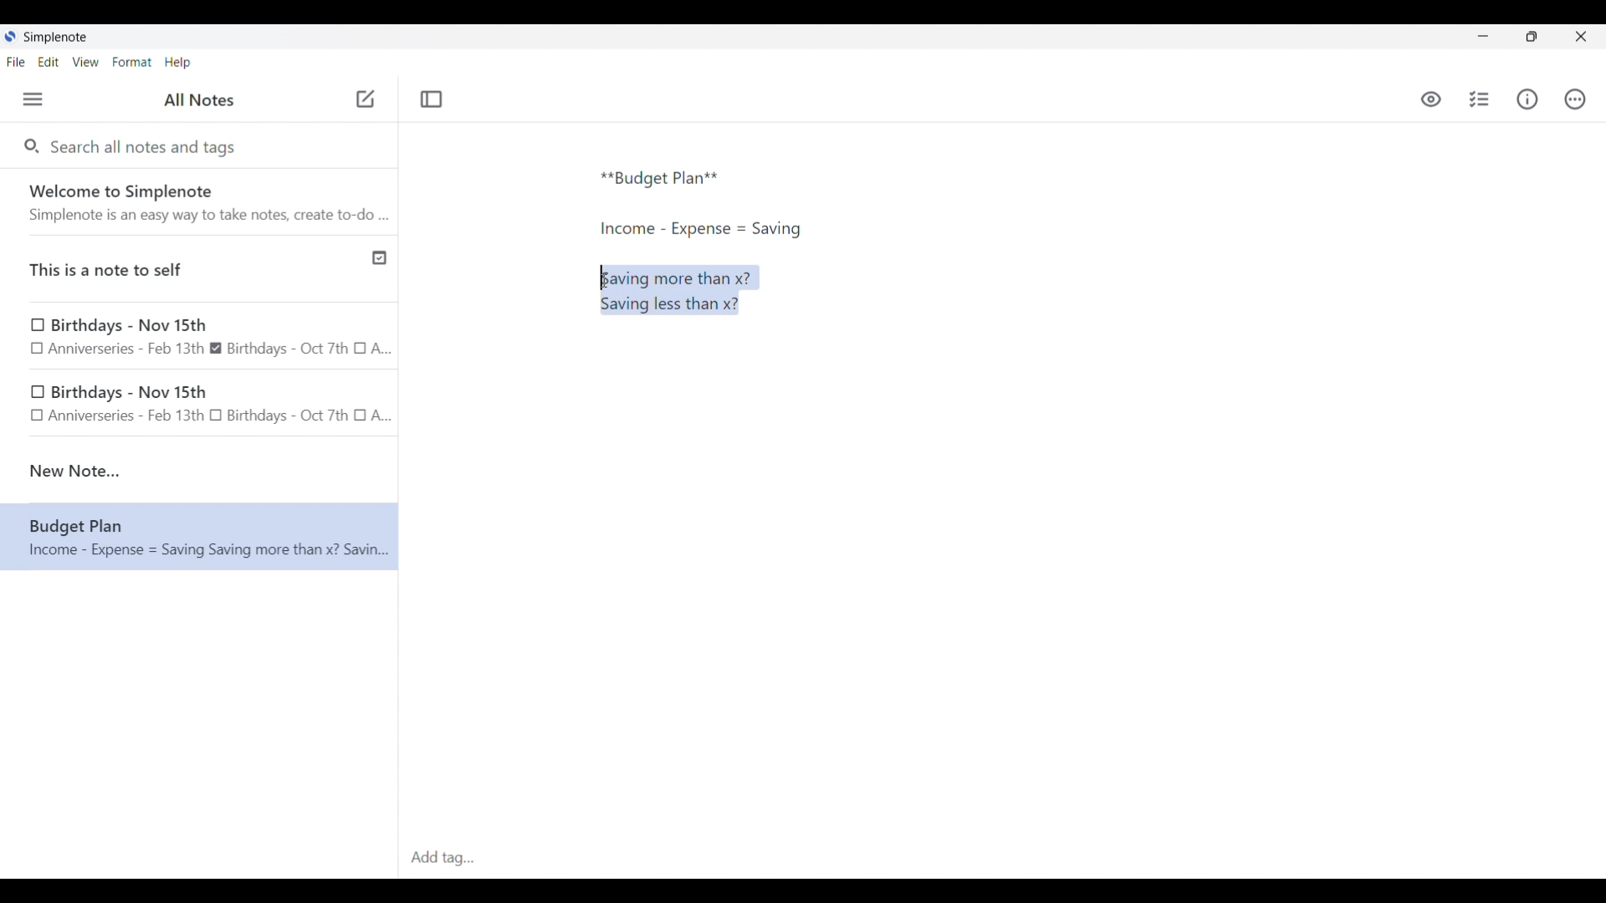 This screenshot has width=1606, height=903. What do you see at coordinates (199, 100) in the screenshot?
I see `Title of left side panel` at bounding box center [199, 100].